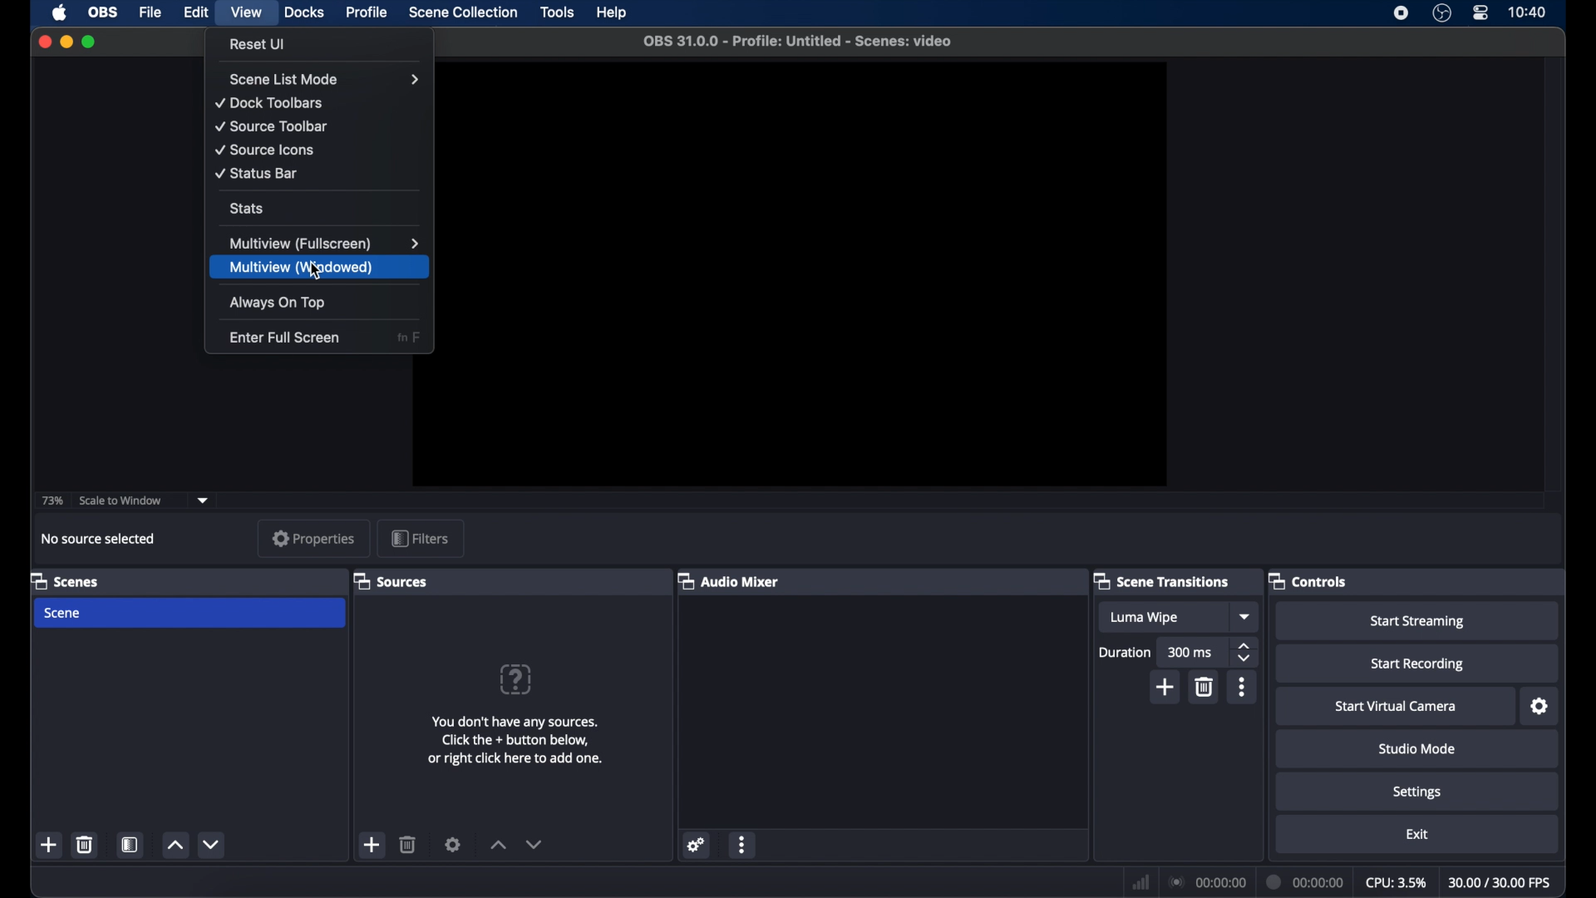 The image size is (1596, 898). Describe the element at coordinates (1245, 651) in the screenshot. I see `stepper buttons` at that location.